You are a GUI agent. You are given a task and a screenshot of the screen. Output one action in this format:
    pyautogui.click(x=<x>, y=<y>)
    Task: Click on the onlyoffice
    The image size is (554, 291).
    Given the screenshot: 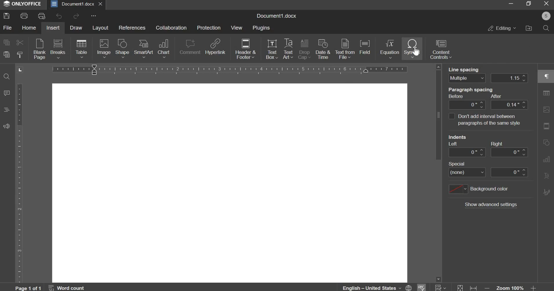 What is the action you would take?
    pyautogui.click(x=23, y=3)
    